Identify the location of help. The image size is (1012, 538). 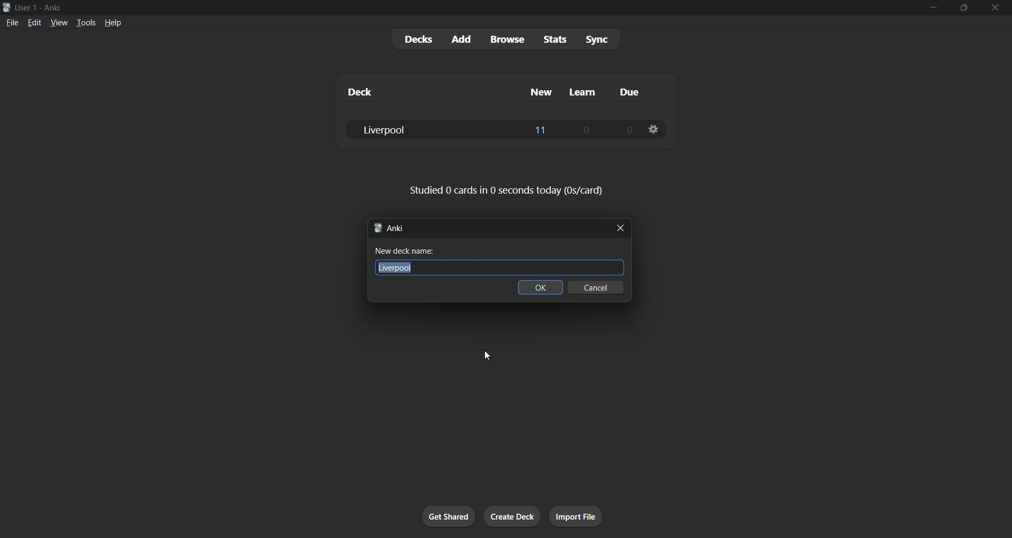
(115, 23).